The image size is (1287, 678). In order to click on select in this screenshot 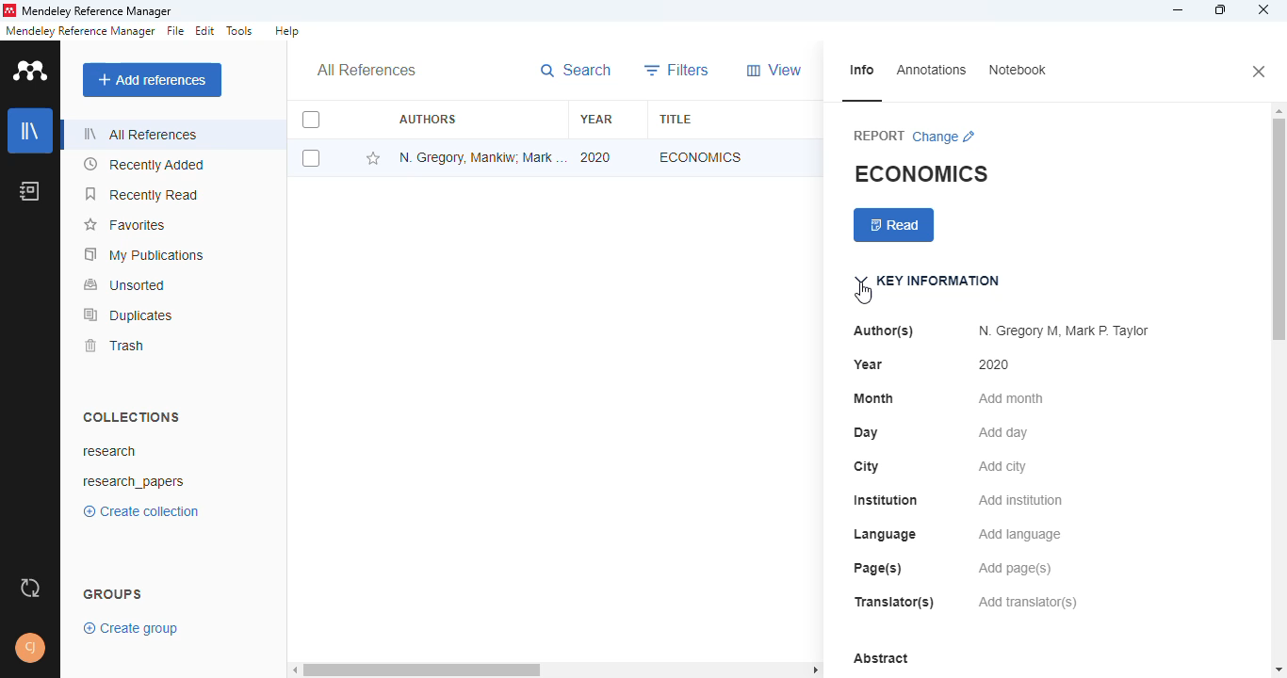, I will do `click(311, 121)`.